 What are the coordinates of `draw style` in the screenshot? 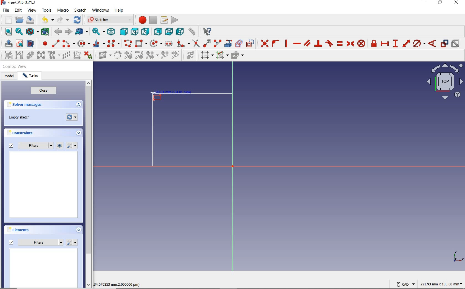 It's located at (32, 31).